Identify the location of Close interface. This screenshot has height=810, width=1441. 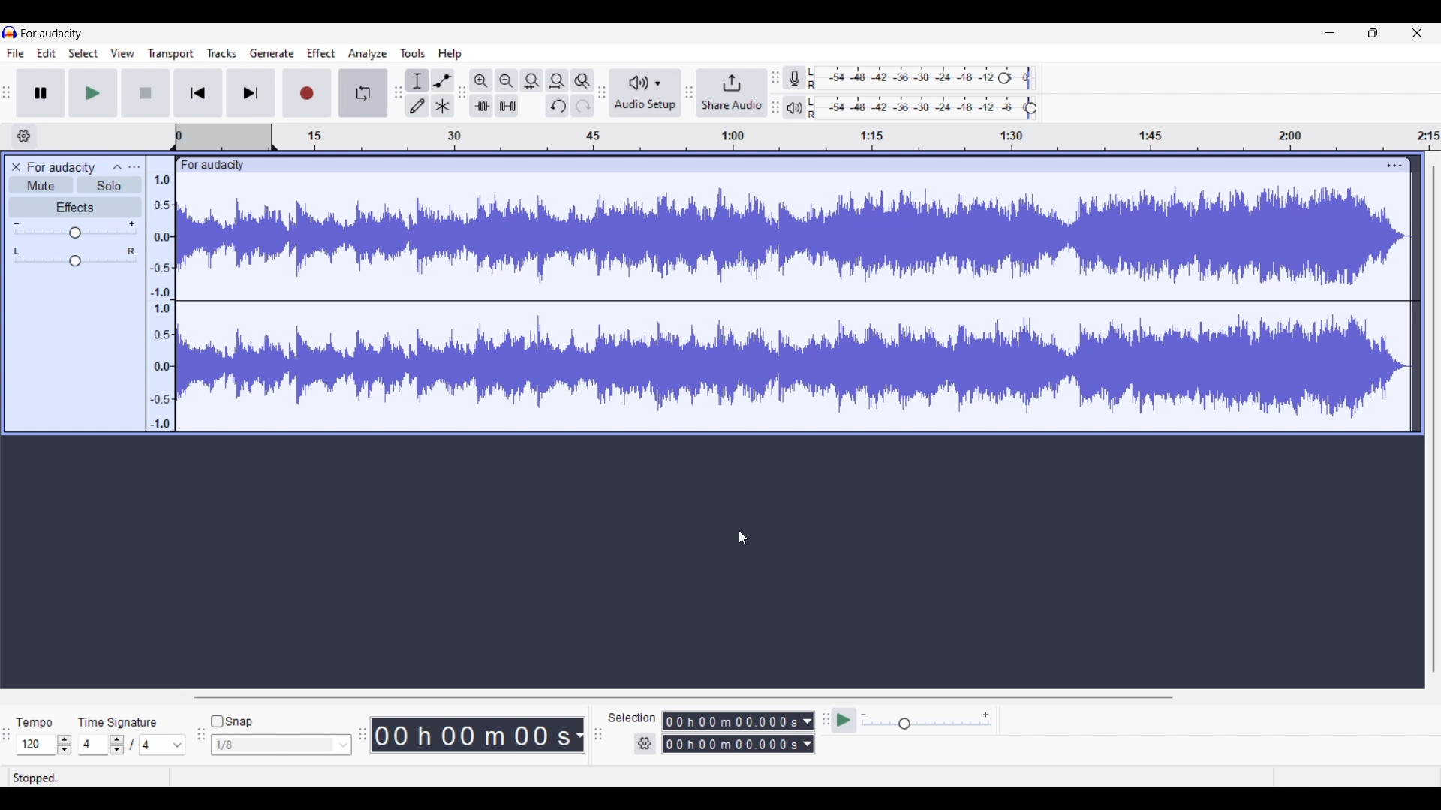
(1417, 33).